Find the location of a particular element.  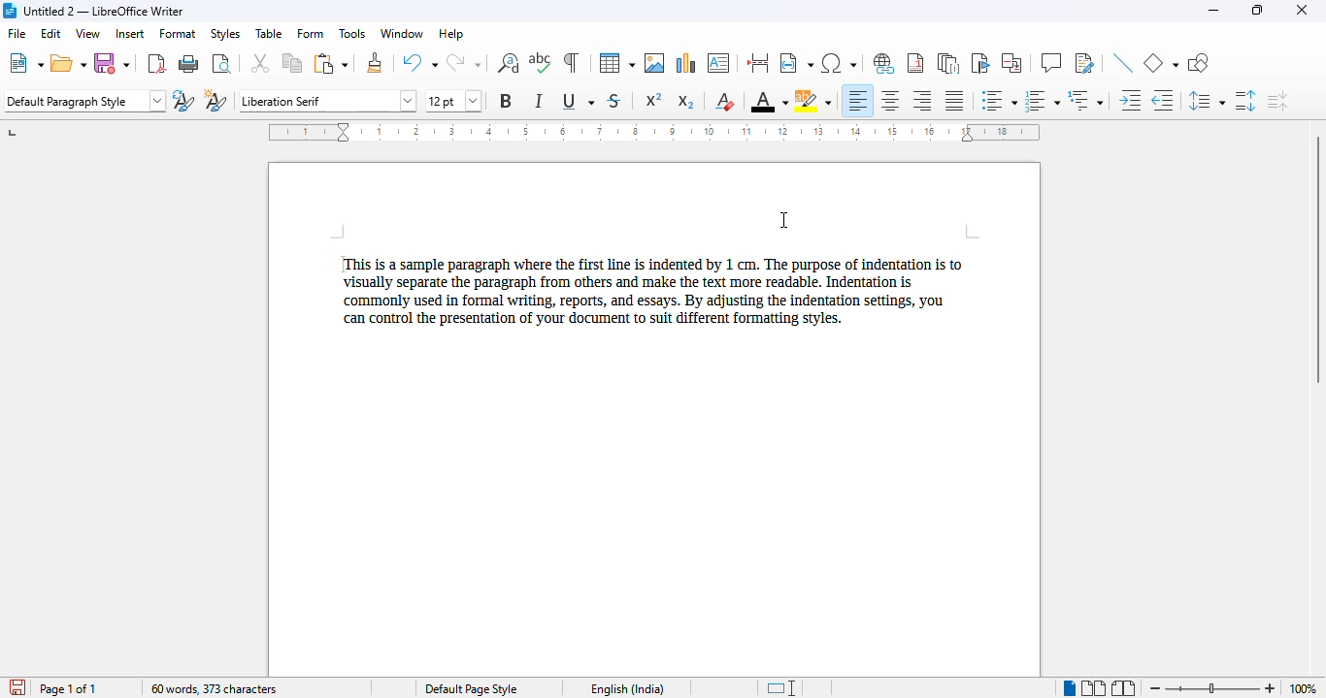

align left is located at coordinates (856, 101).